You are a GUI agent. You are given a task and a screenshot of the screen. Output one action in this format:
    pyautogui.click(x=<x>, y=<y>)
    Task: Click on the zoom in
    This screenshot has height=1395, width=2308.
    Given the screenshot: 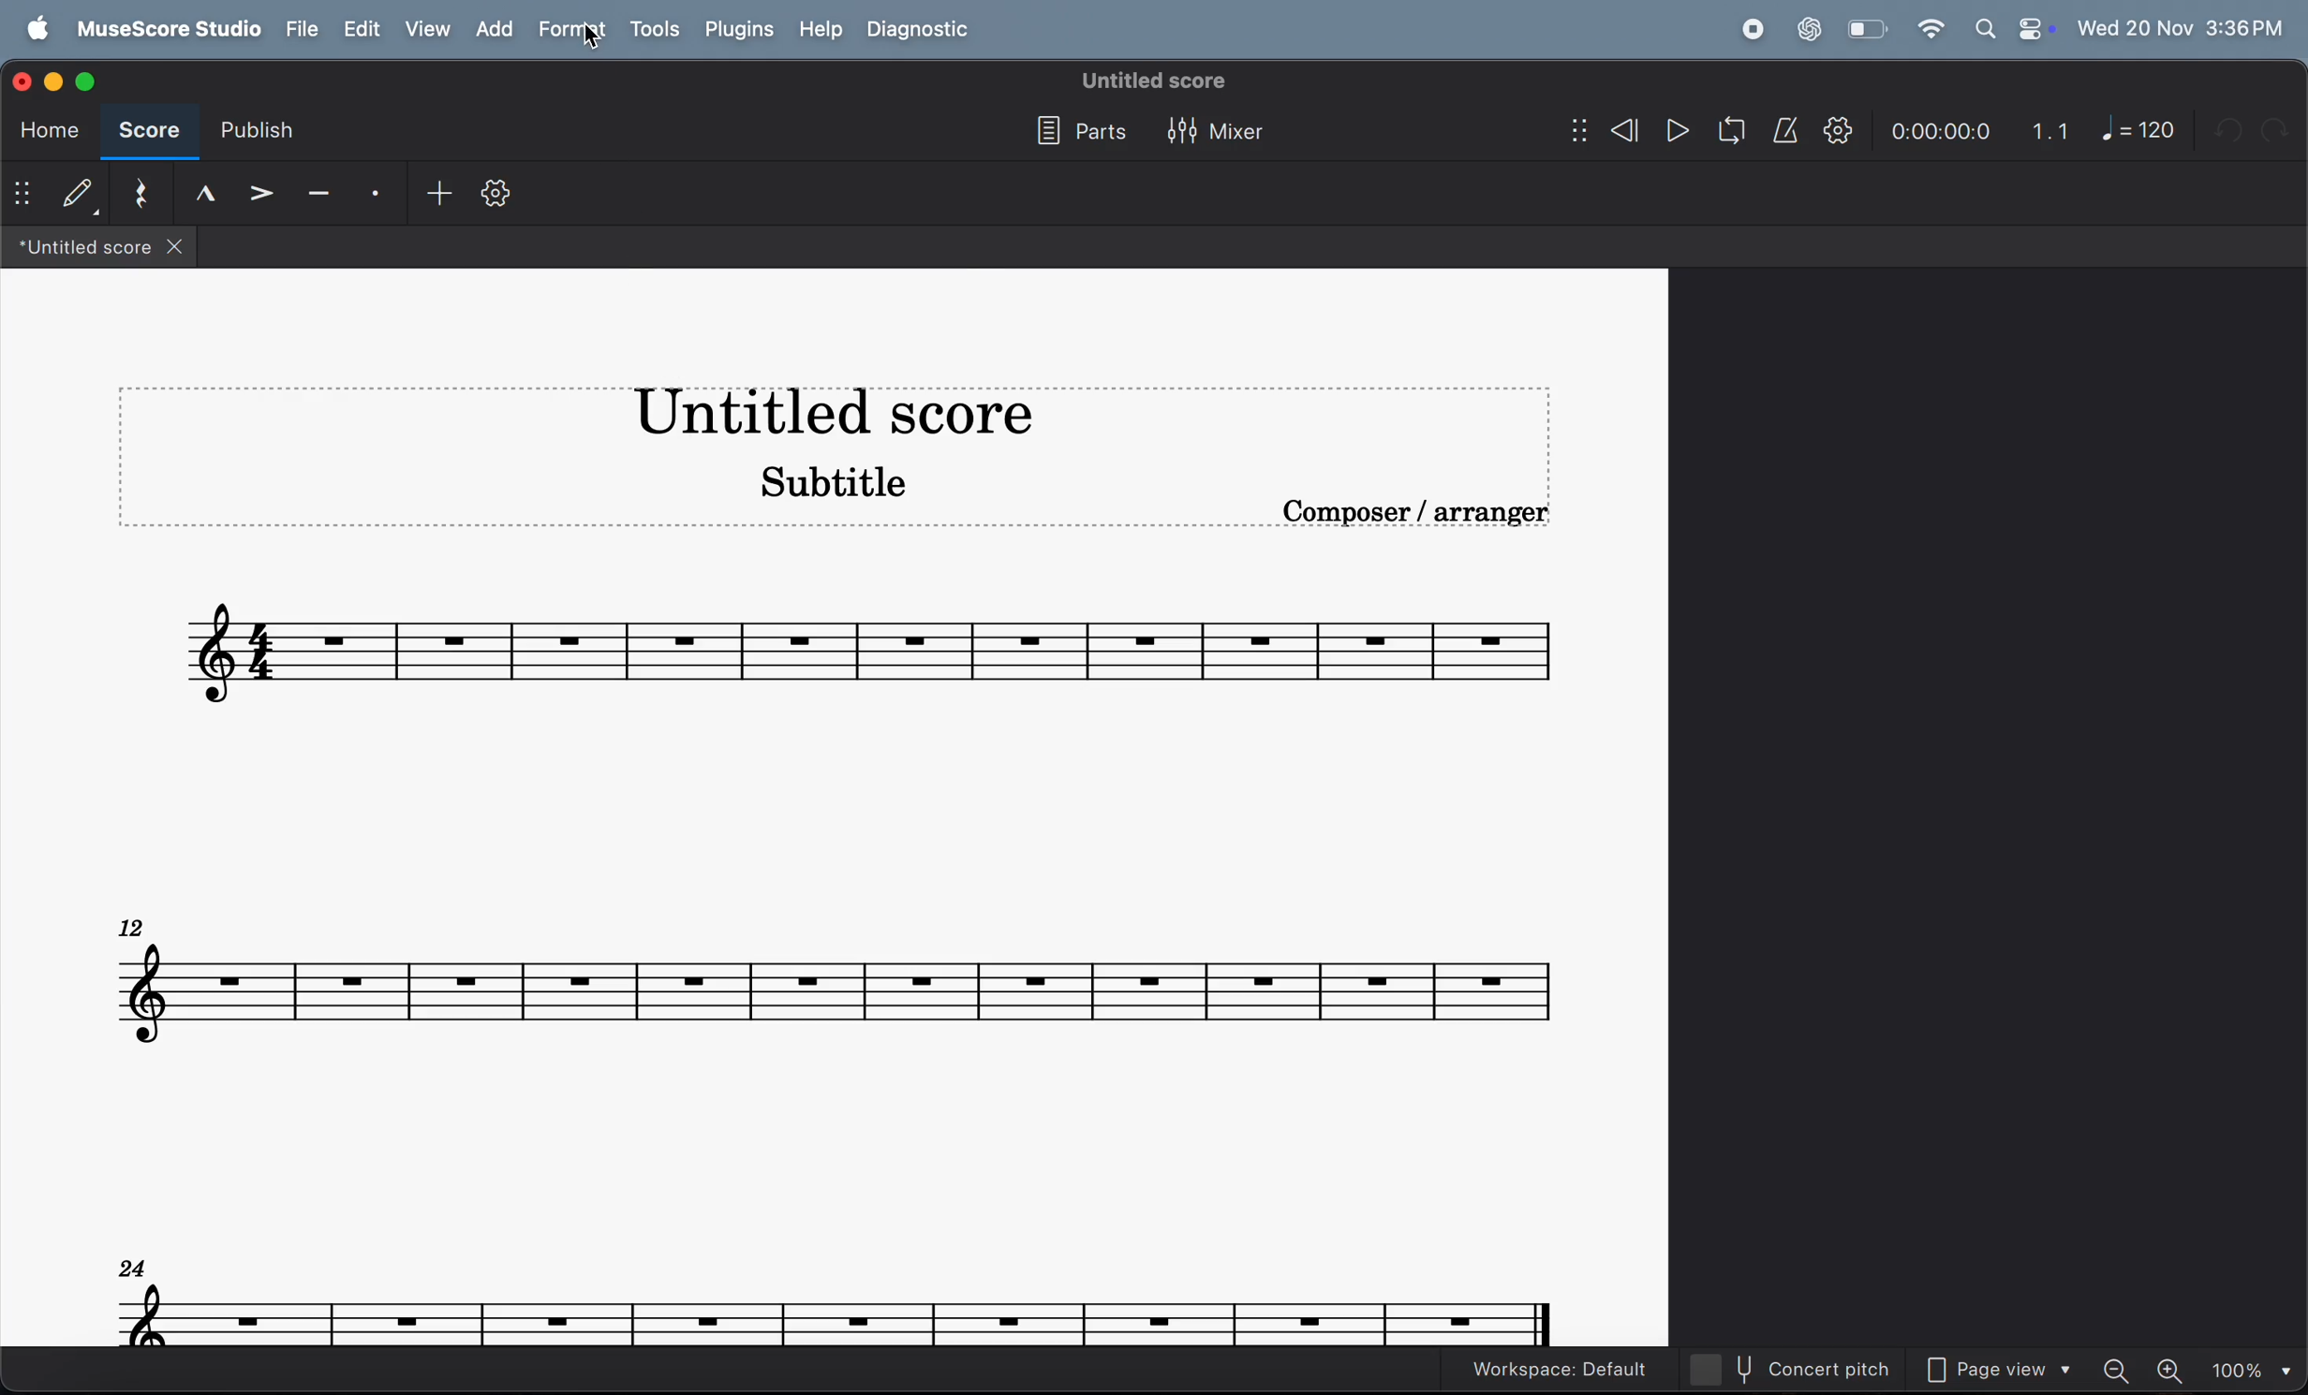 What is the action you would take?
    pyautogui.click(x=2172, y=1370)
    